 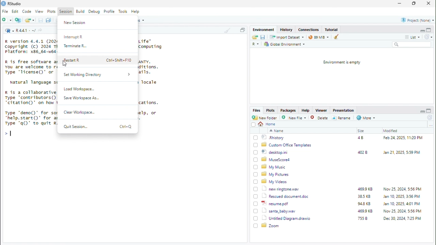 What do you see at coordinates (271, 111) in the screenshot?
I see `Plots` at bounding box center [271, 111].